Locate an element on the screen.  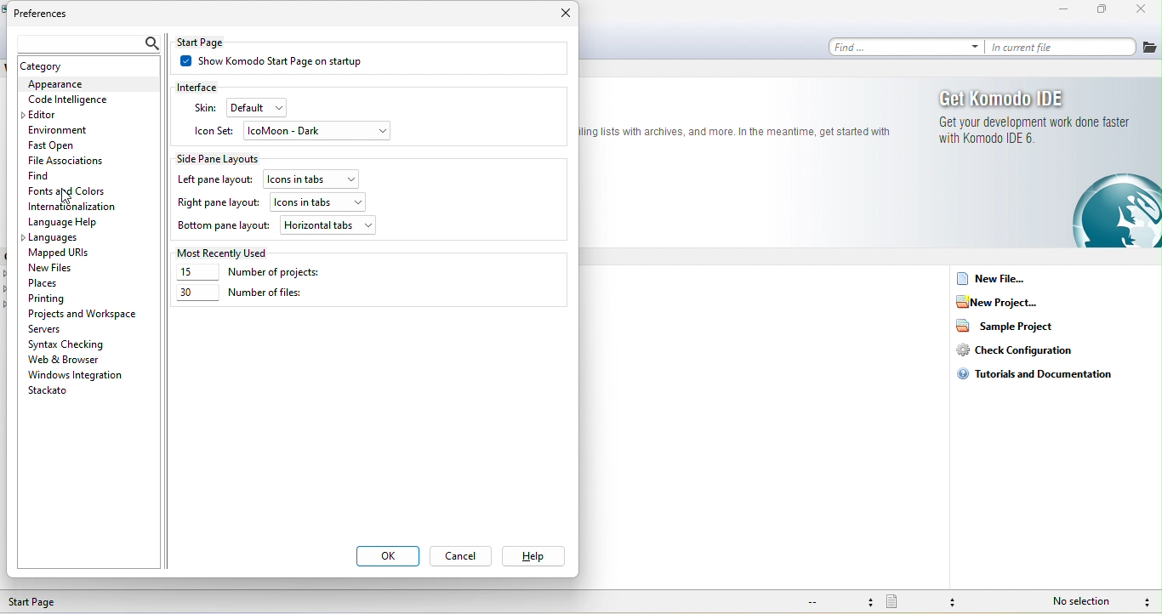
editor is located at coordinates (45, 115).